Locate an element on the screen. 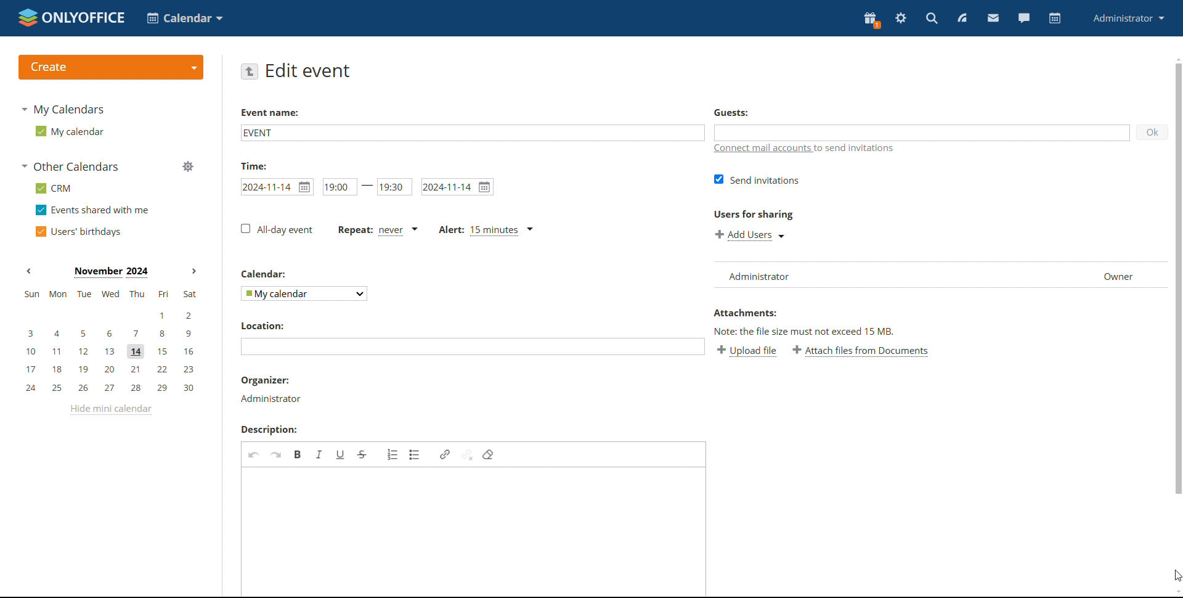 The image size is (1183, 598). events shared with me is located at coordinates (94, 210).